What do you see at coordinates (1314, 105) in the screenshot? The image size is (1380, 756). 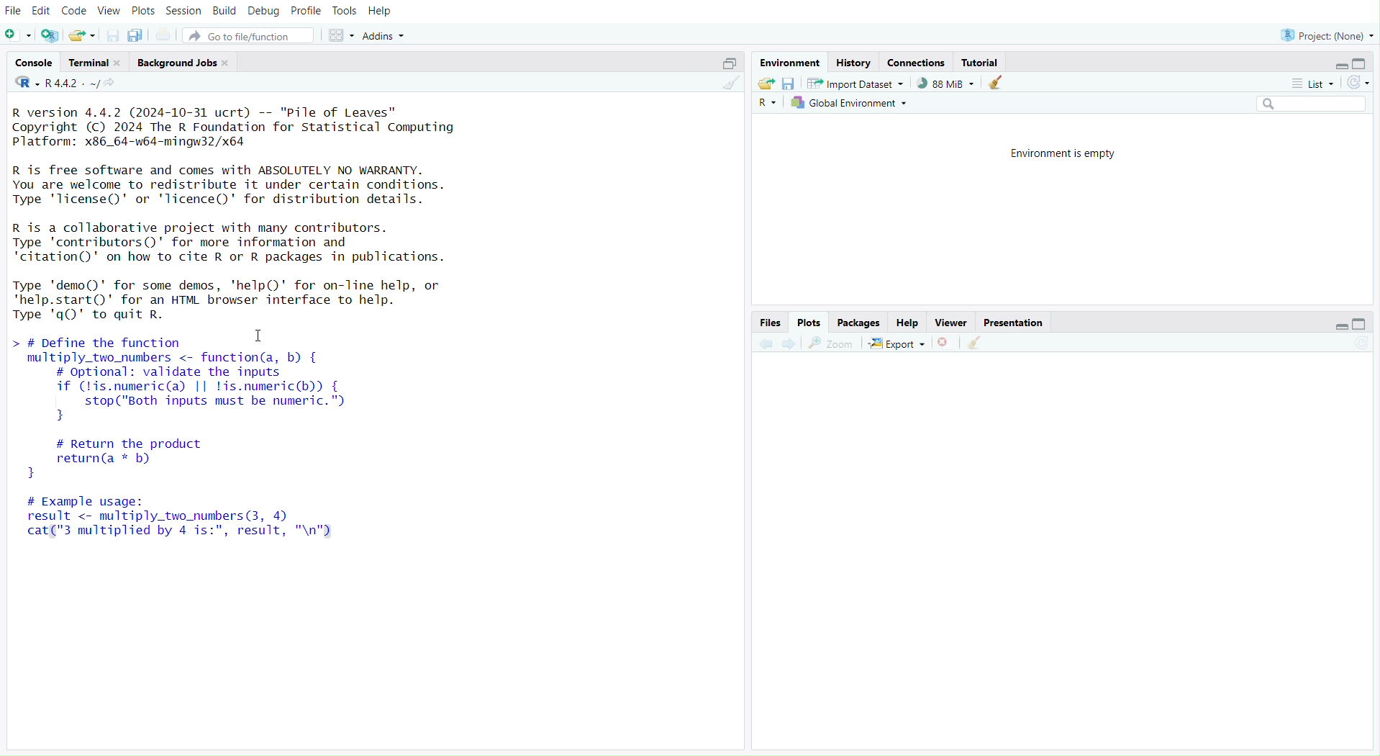 I see `Search bar` at bounding box center [1314, 105].